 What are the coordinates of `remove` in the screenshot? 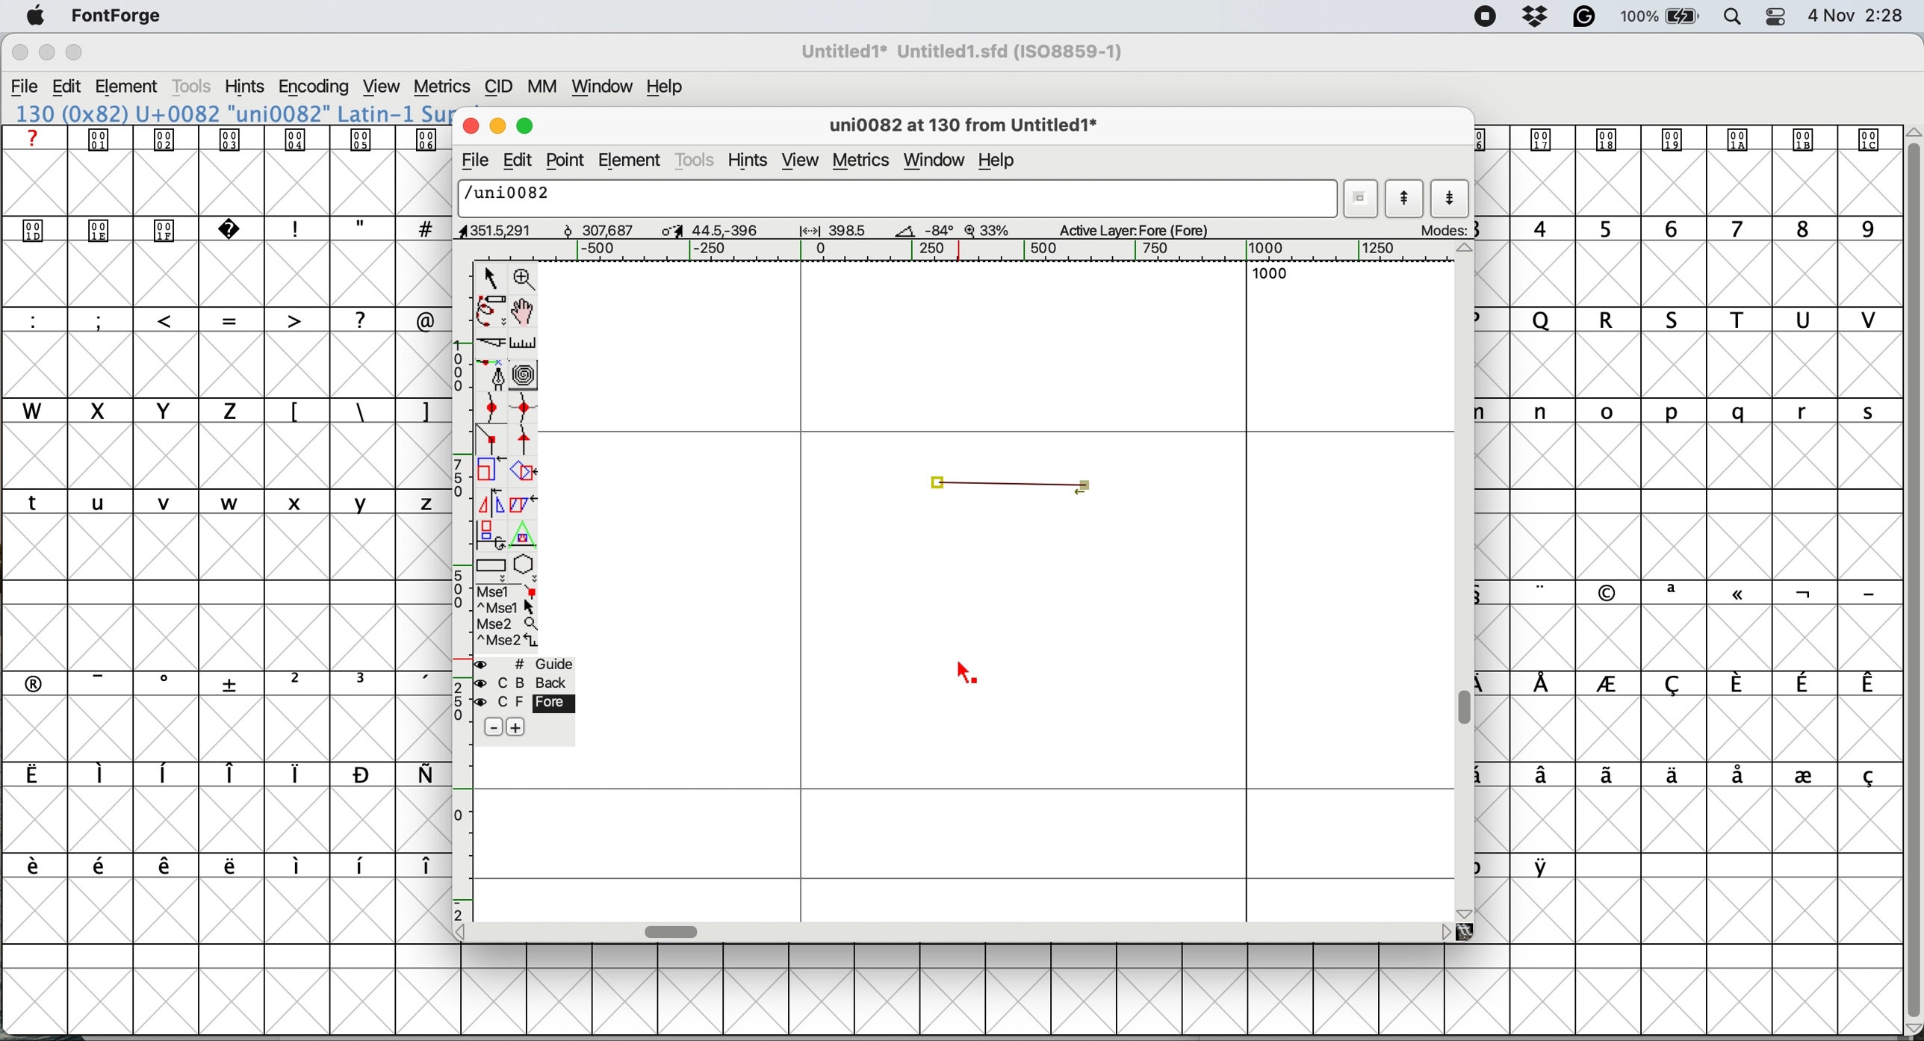 It's located at (495, 728).